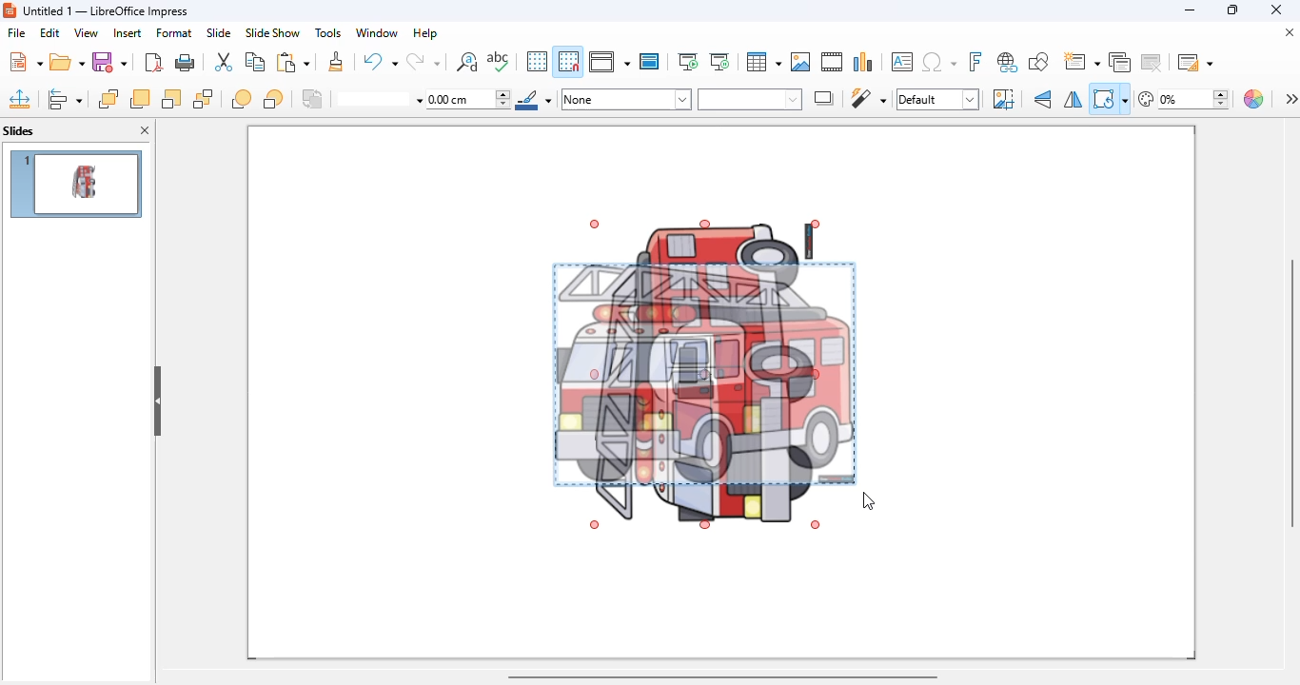  Describe the element at coordinates (110, 62) in the screenshot. I see `save` at that location.